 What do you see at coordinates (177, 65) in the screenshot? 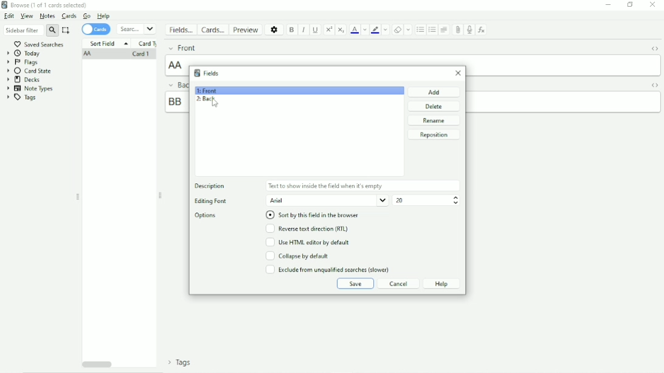
I see `AA` at bounding box center [177, 65].